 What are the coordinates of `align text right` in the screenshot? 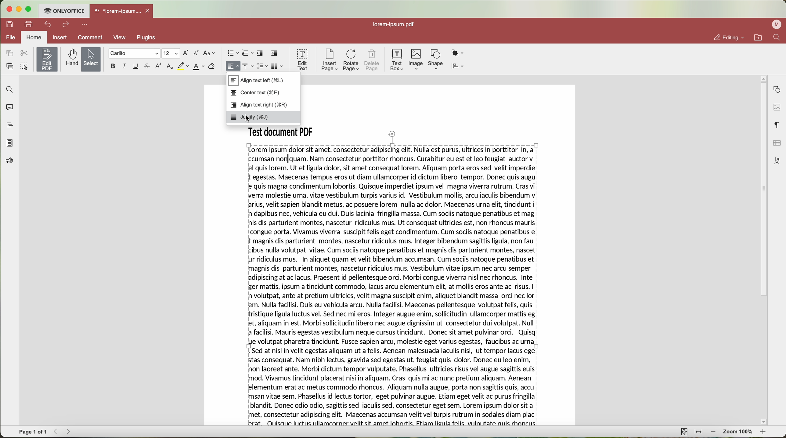 It's located at (259, 106).